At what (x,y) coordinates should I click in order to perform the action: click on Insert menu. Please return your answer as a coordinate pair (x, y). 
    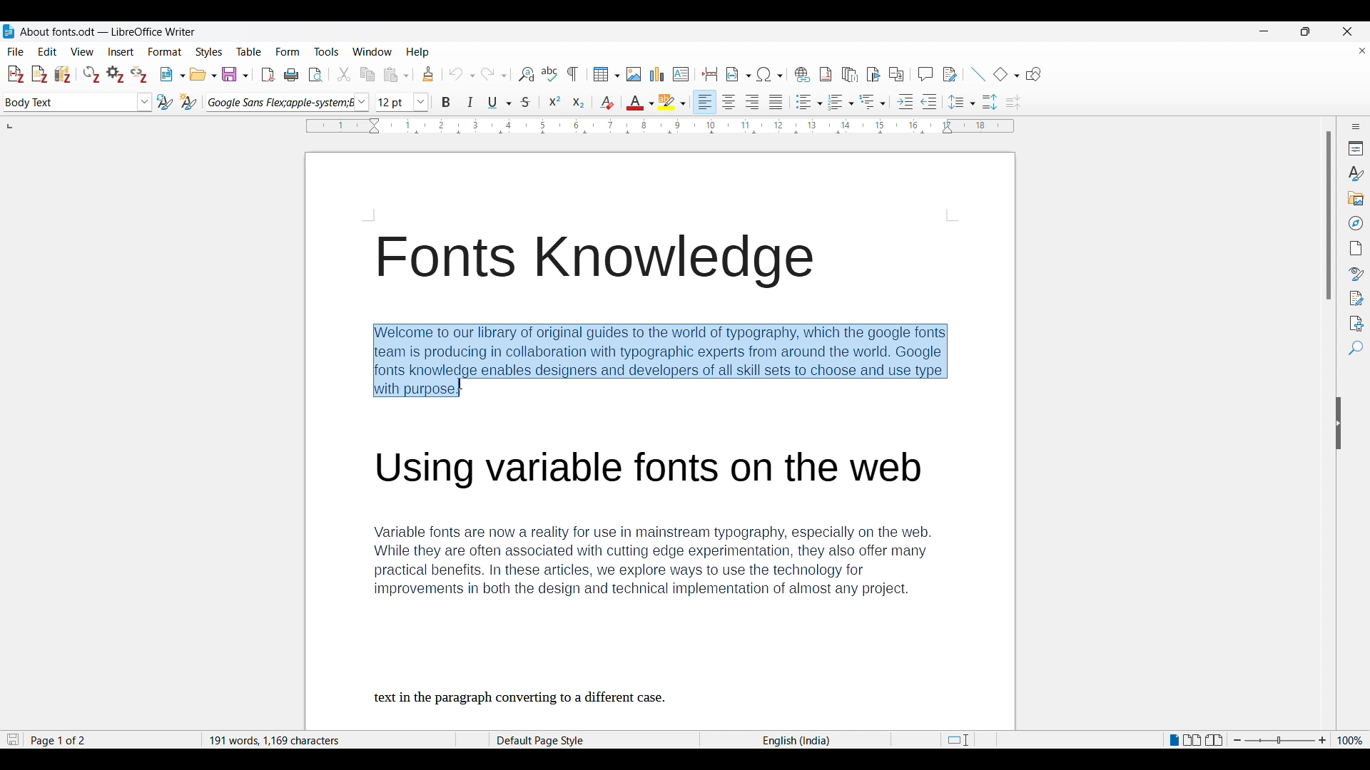
    Looking at the image, I should click on (121, 52).